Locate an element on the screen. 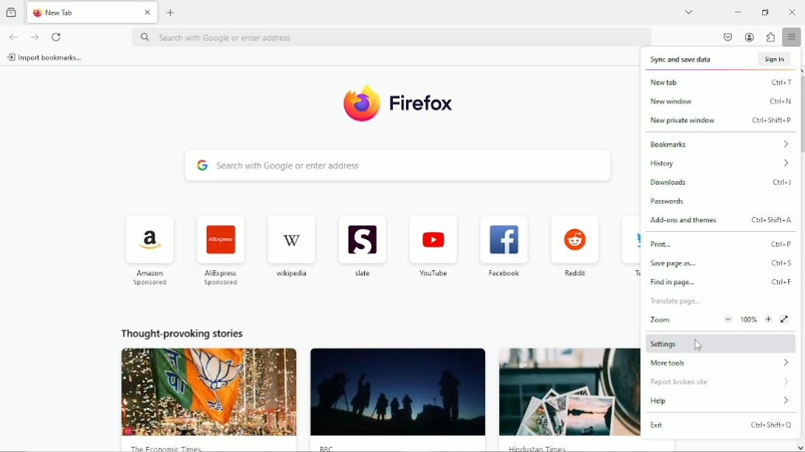  go forward is located at coordinates (35, 37).